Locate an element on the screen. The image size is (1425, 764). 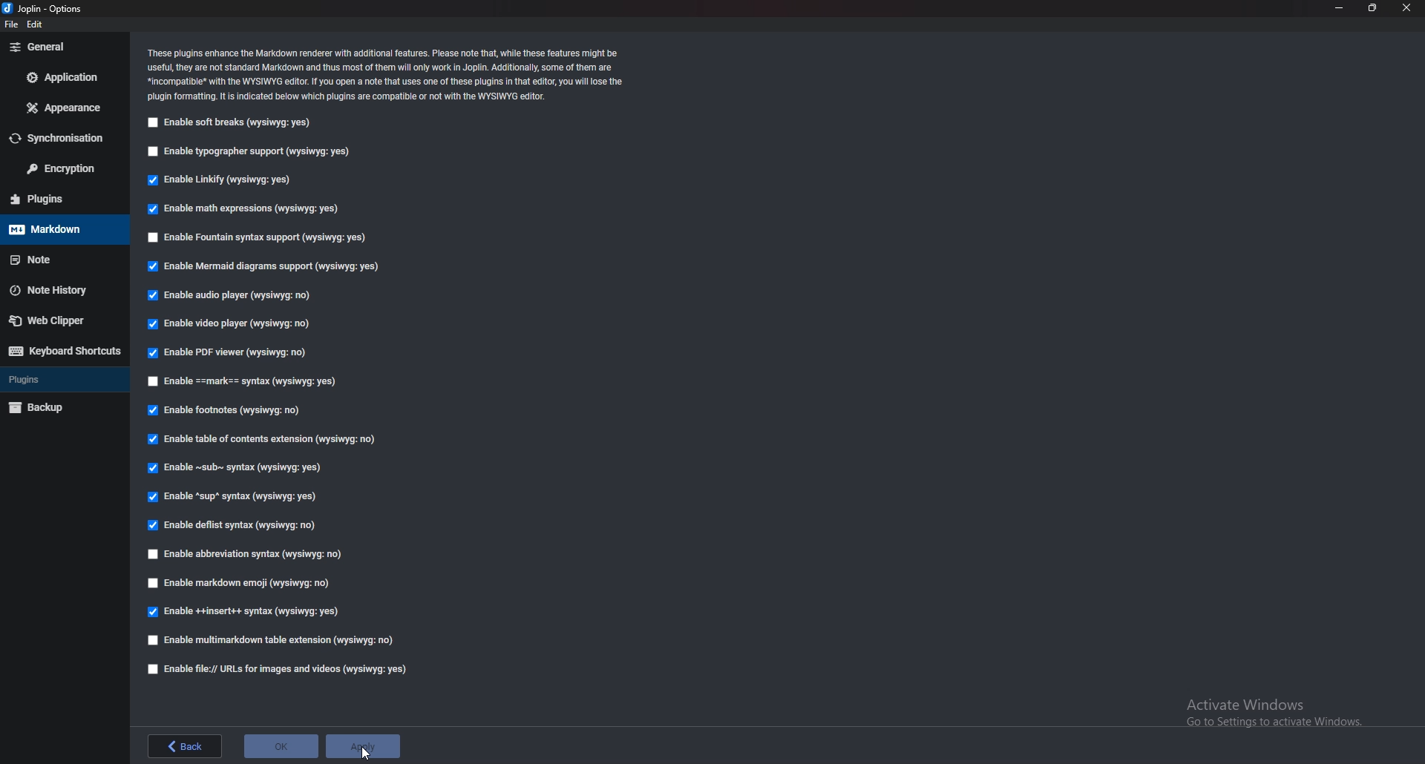
Enable markdown emoji is located at coordinates (241, 583).